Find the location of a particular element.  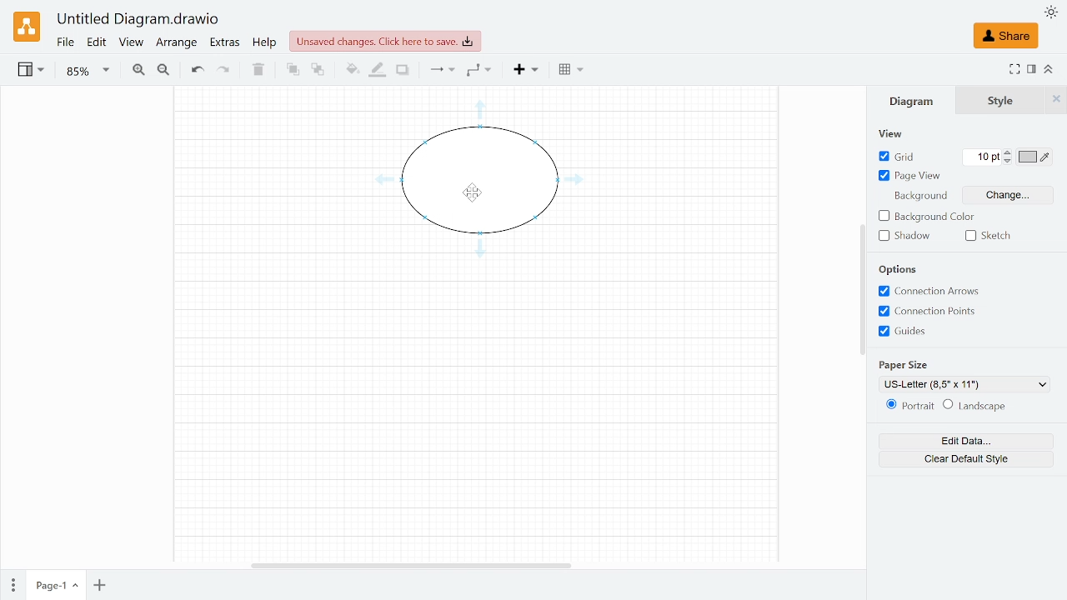

Extras is located at coordinates (225, 43).